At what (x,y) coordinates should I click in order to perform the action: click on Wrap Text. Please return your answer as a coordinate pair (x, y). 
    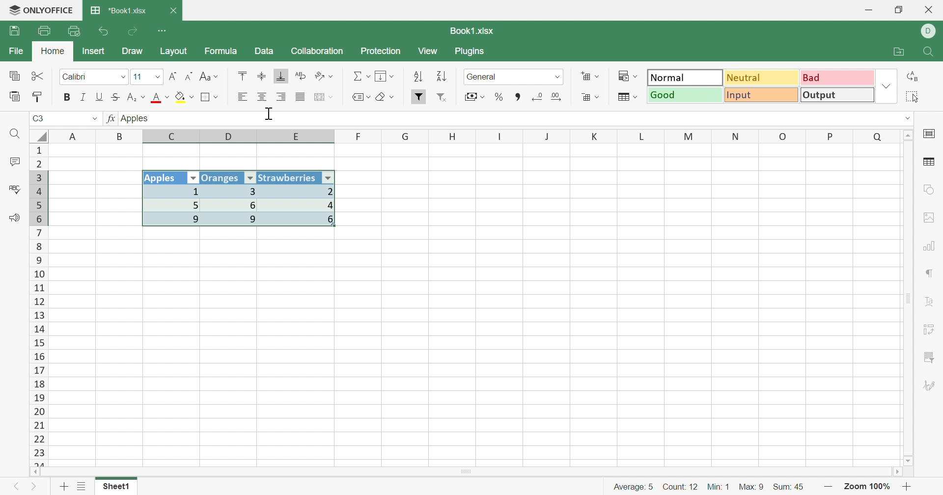
    Looking at the image, I should click on (299, 77).